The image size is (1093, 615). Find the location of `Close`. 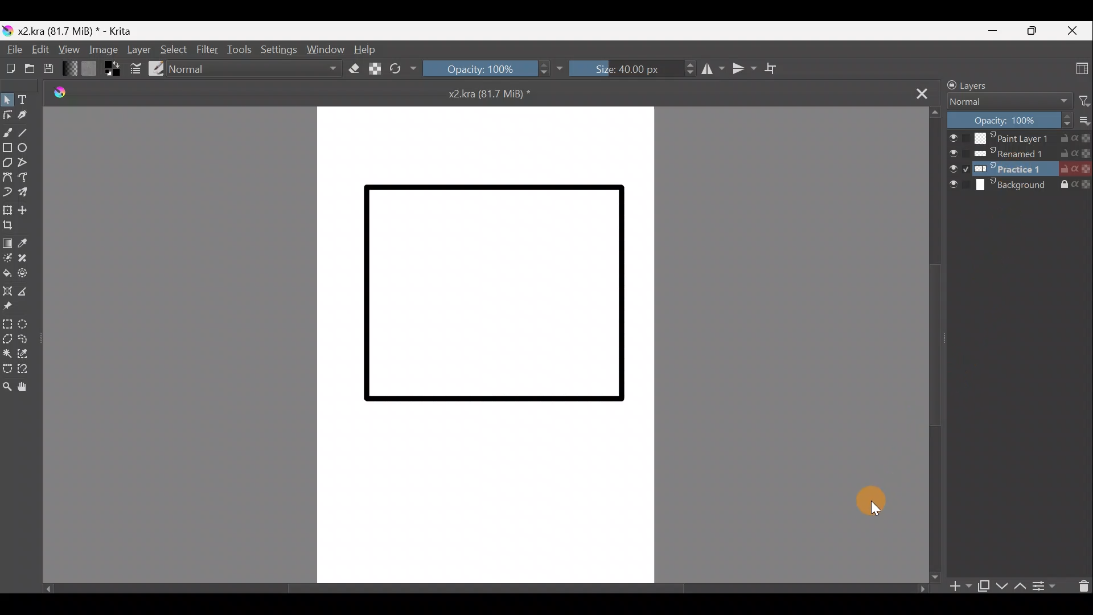

Close is located at coordinates (1073, 32).